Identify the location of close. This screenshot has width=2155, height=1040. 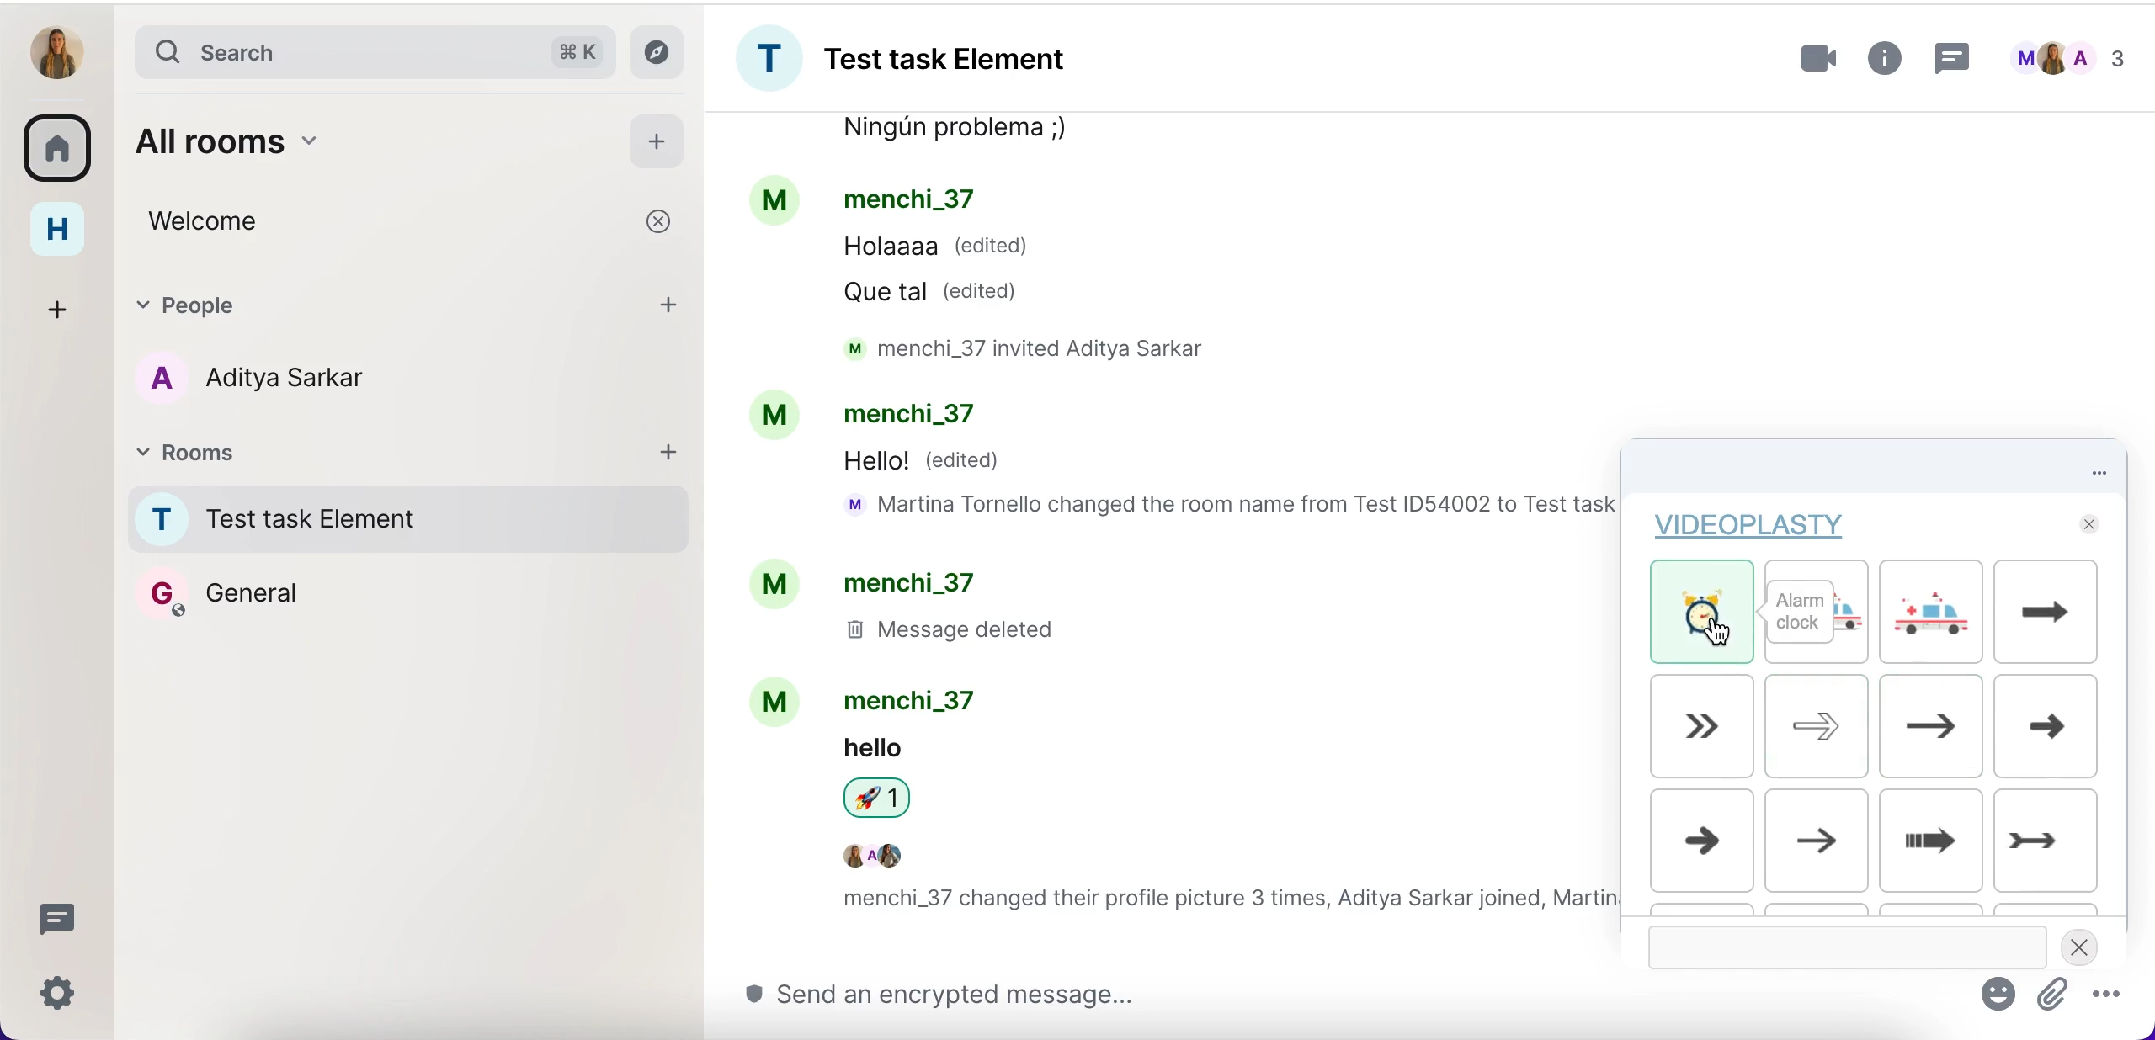
(2081, 948).